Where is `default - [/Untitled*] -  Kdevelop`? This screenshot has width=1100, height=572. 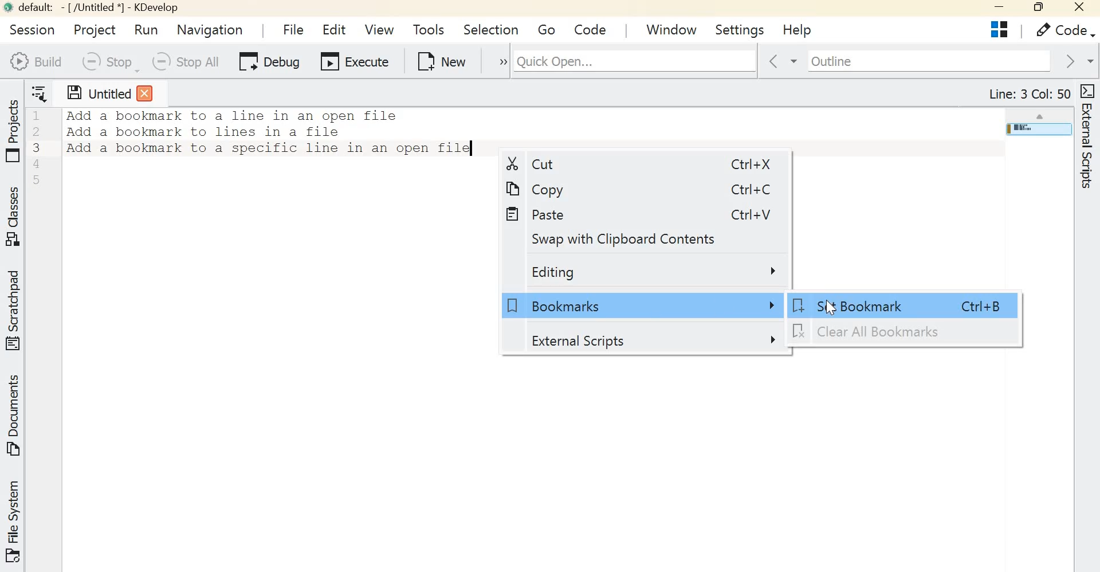 default - [/Untitled*] -  Kdevelop is located at coordinates (90, 8).